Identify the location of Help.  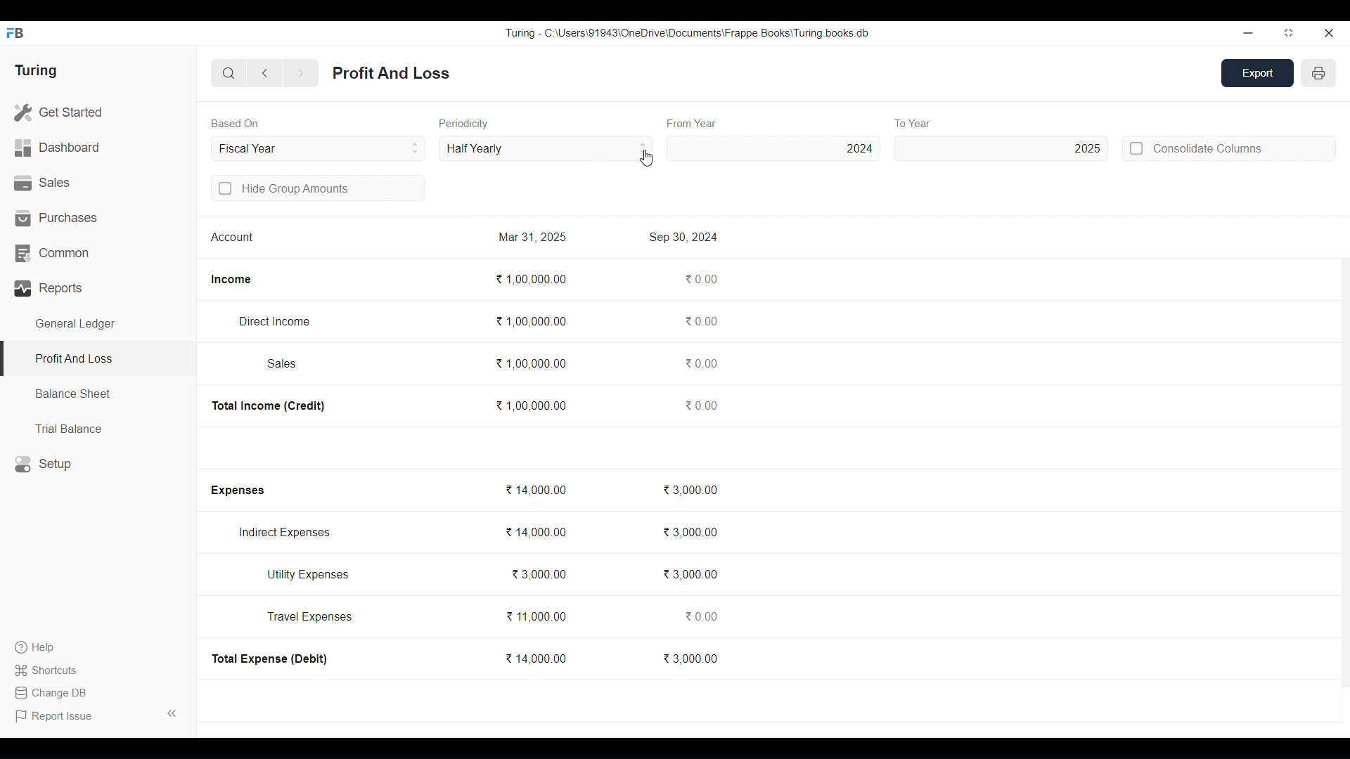
(48, 647).